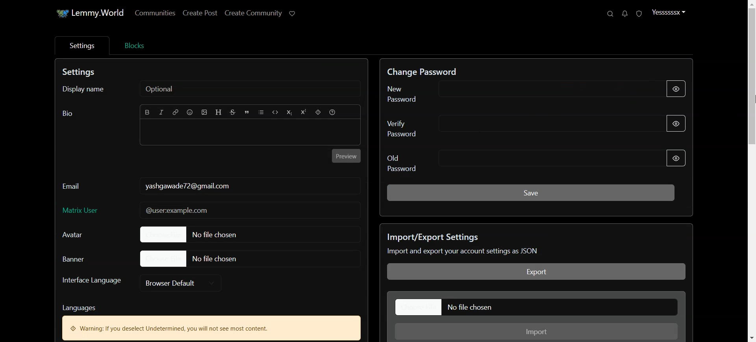 This screenshot has width=756, height=342. Describe the element at coordinates (535, 271) in the screenshot. I see `Export` at that location.